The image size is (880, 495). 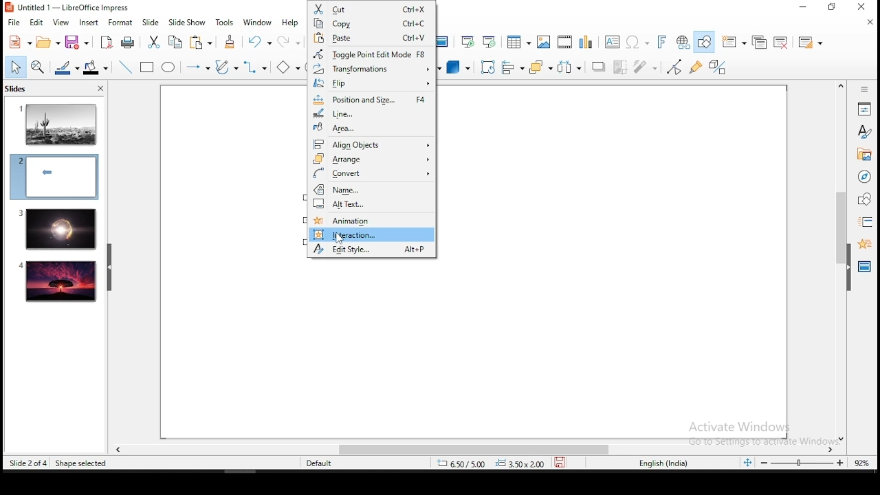 What do you see at coordinates (747, 463) in the screenshot?
I see `fit to screen` at bounding box center [747, 463].